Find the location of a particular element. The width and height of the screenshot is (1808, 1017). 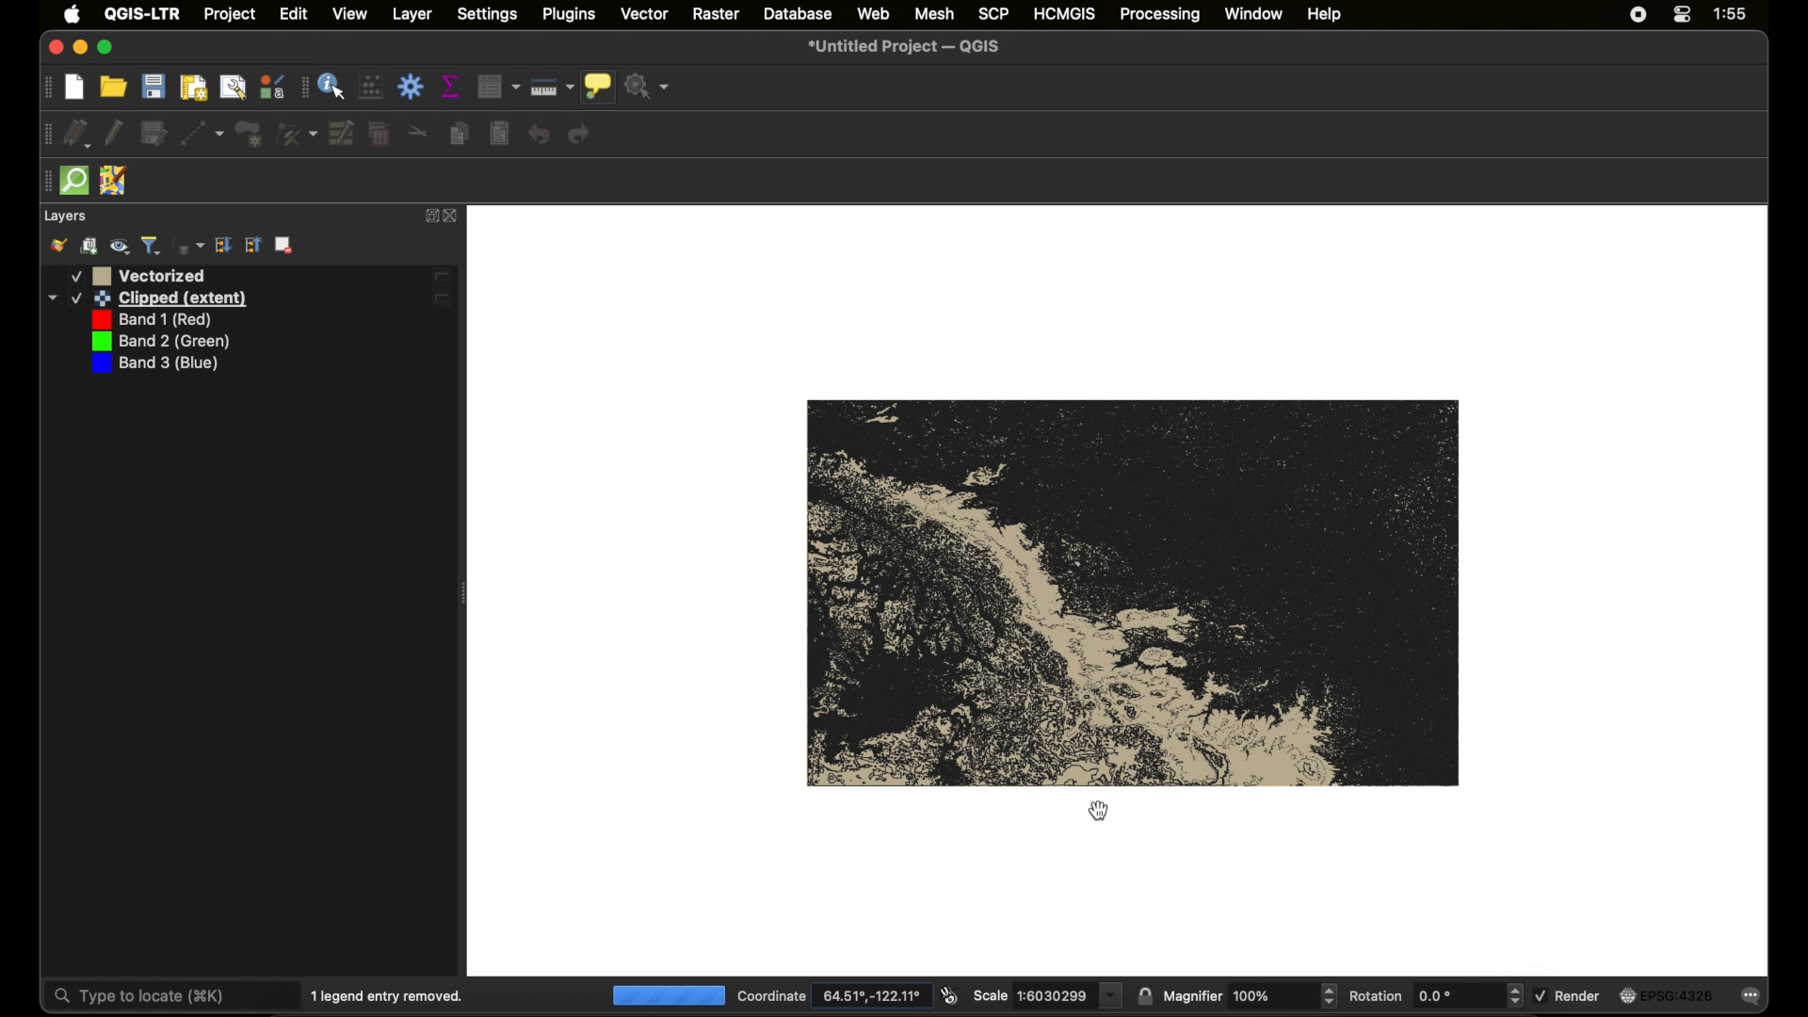

close is located at coordinates (54, 48).